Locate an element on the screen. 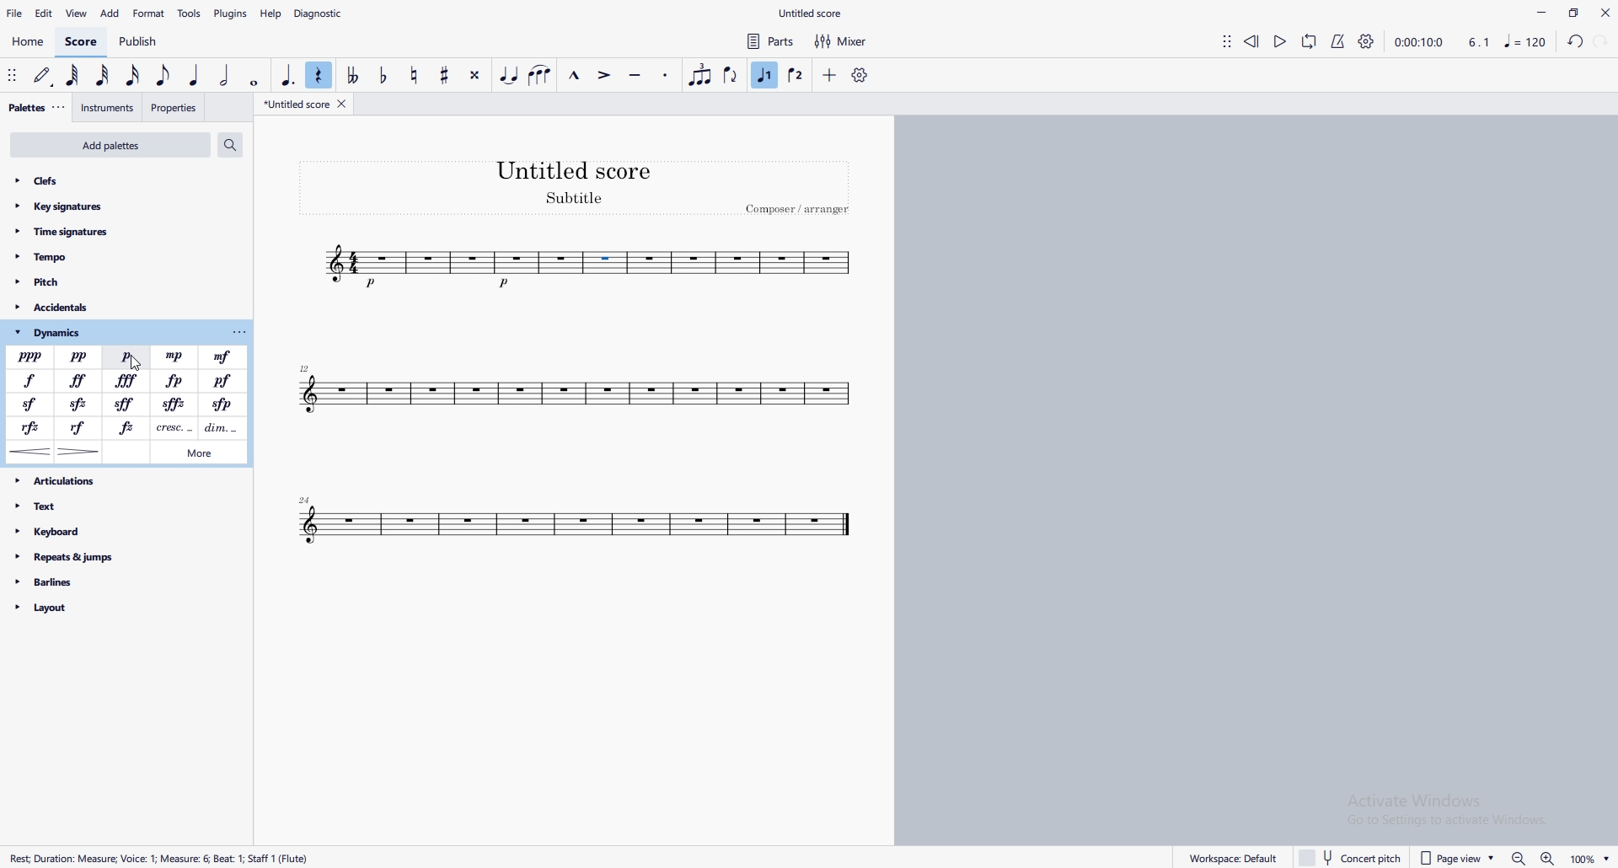 The image size is (1618, 868). 32nd note is located at coordinates (104, 77).